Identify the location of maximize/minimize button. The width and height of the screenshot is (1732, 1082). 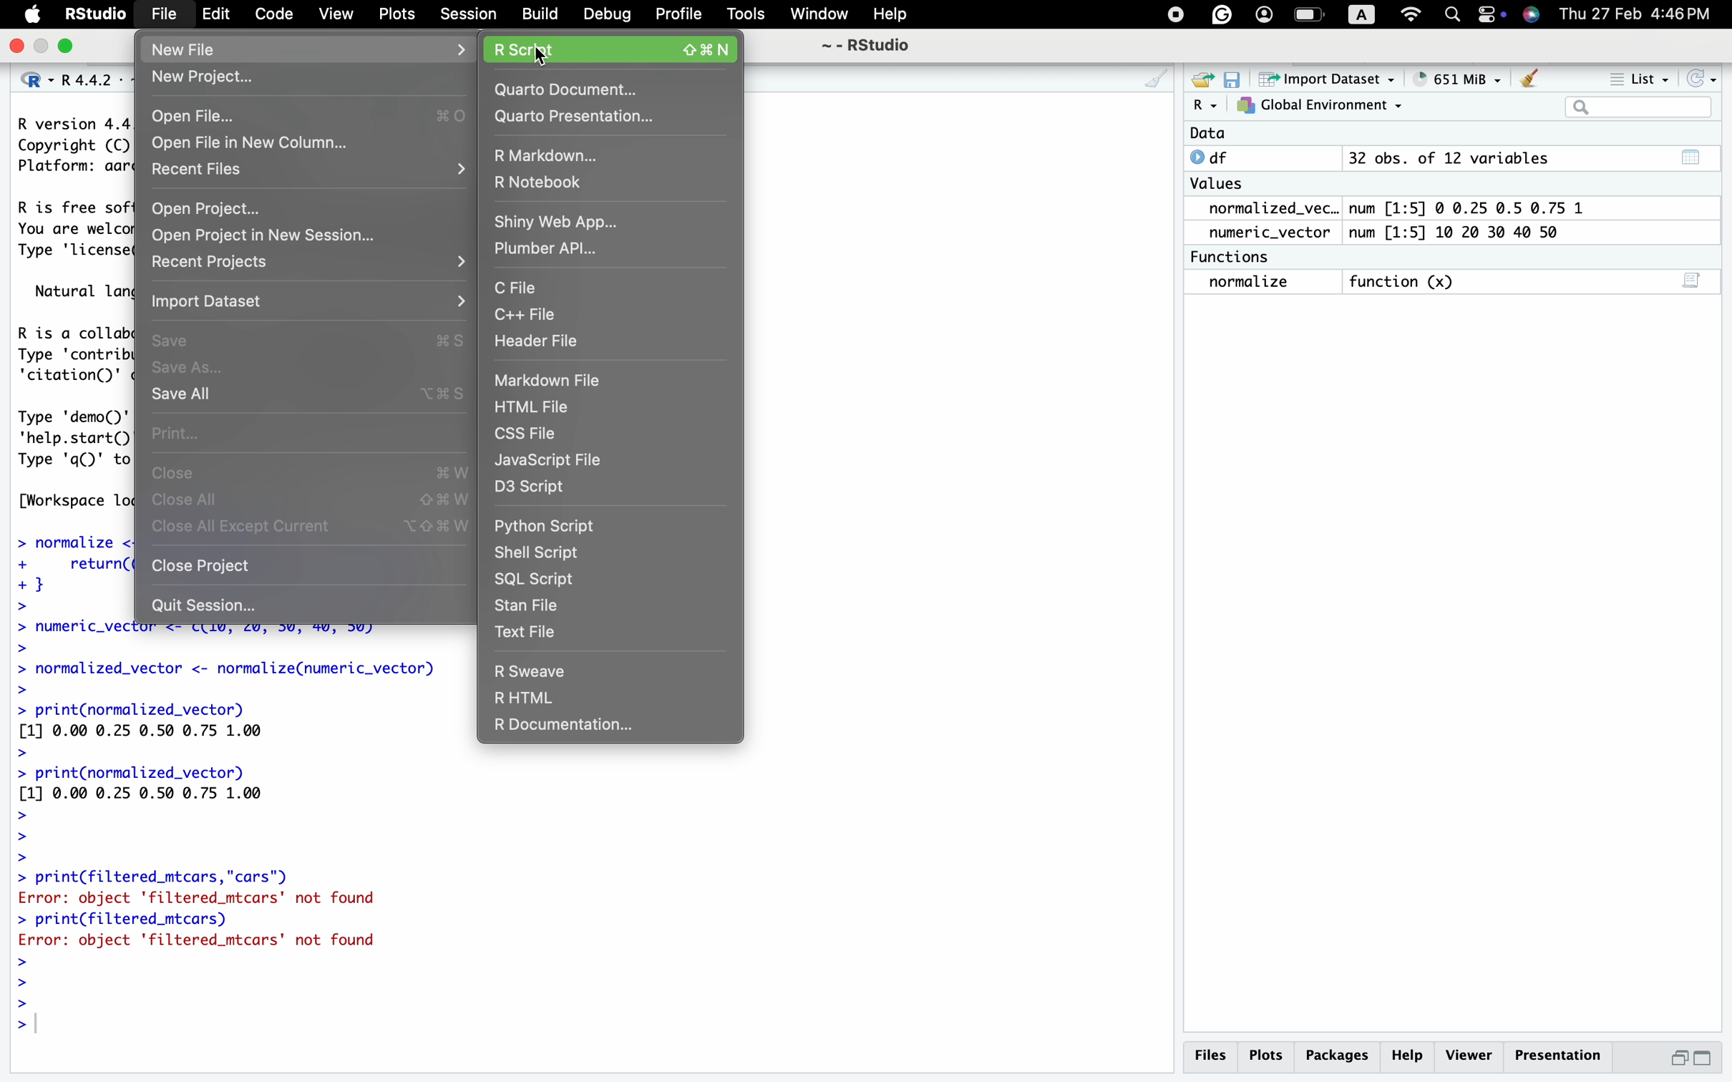
(1692, 1057).